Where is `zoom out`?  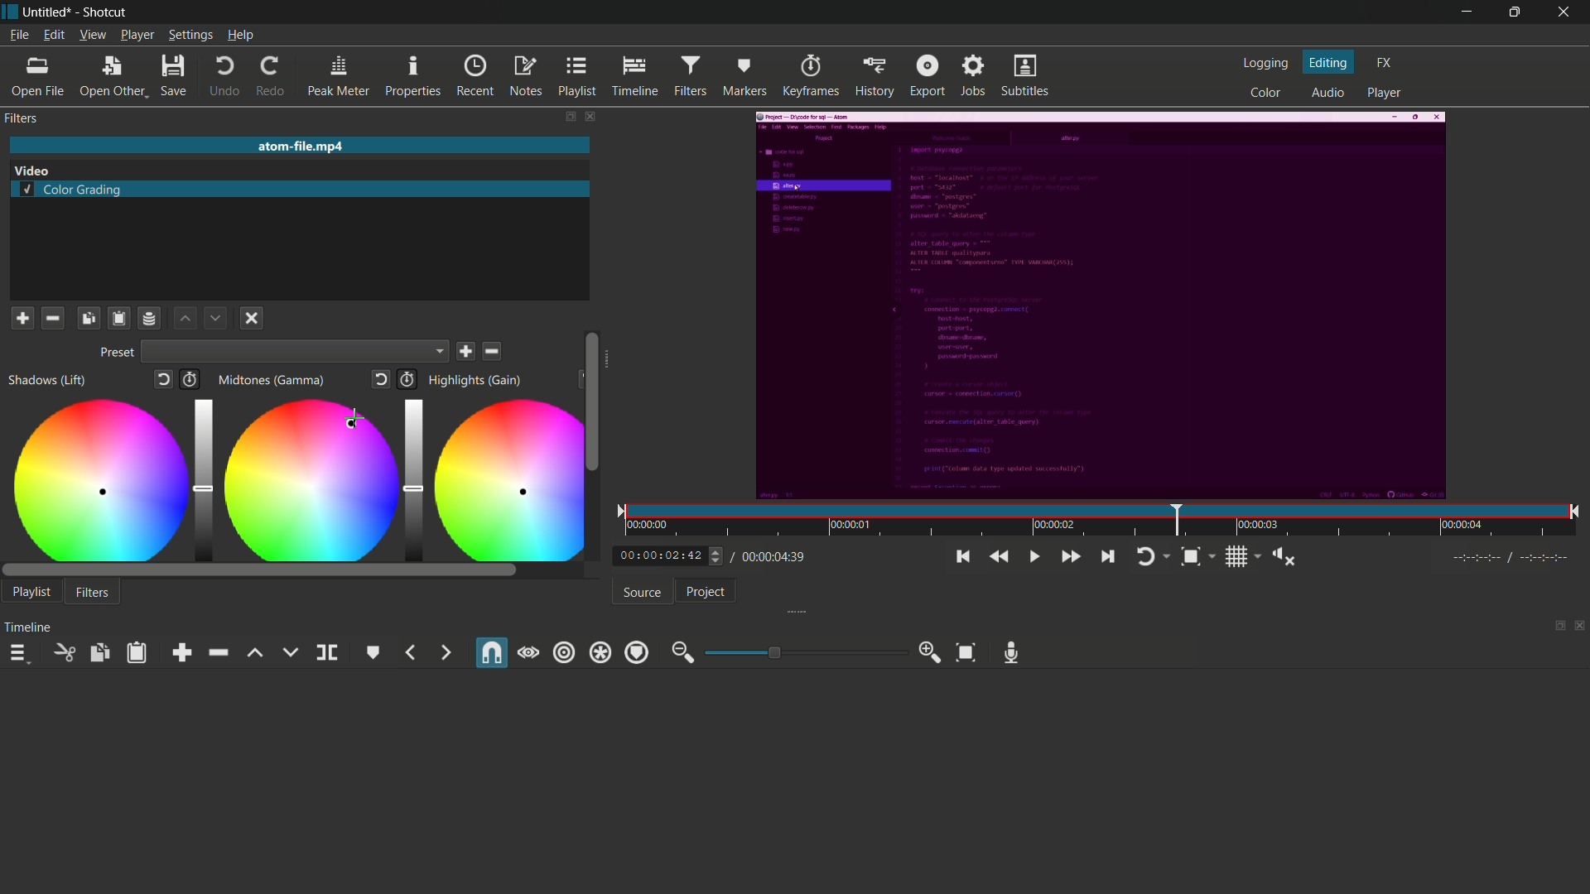
zoom out is located at coordinates (682, 653).